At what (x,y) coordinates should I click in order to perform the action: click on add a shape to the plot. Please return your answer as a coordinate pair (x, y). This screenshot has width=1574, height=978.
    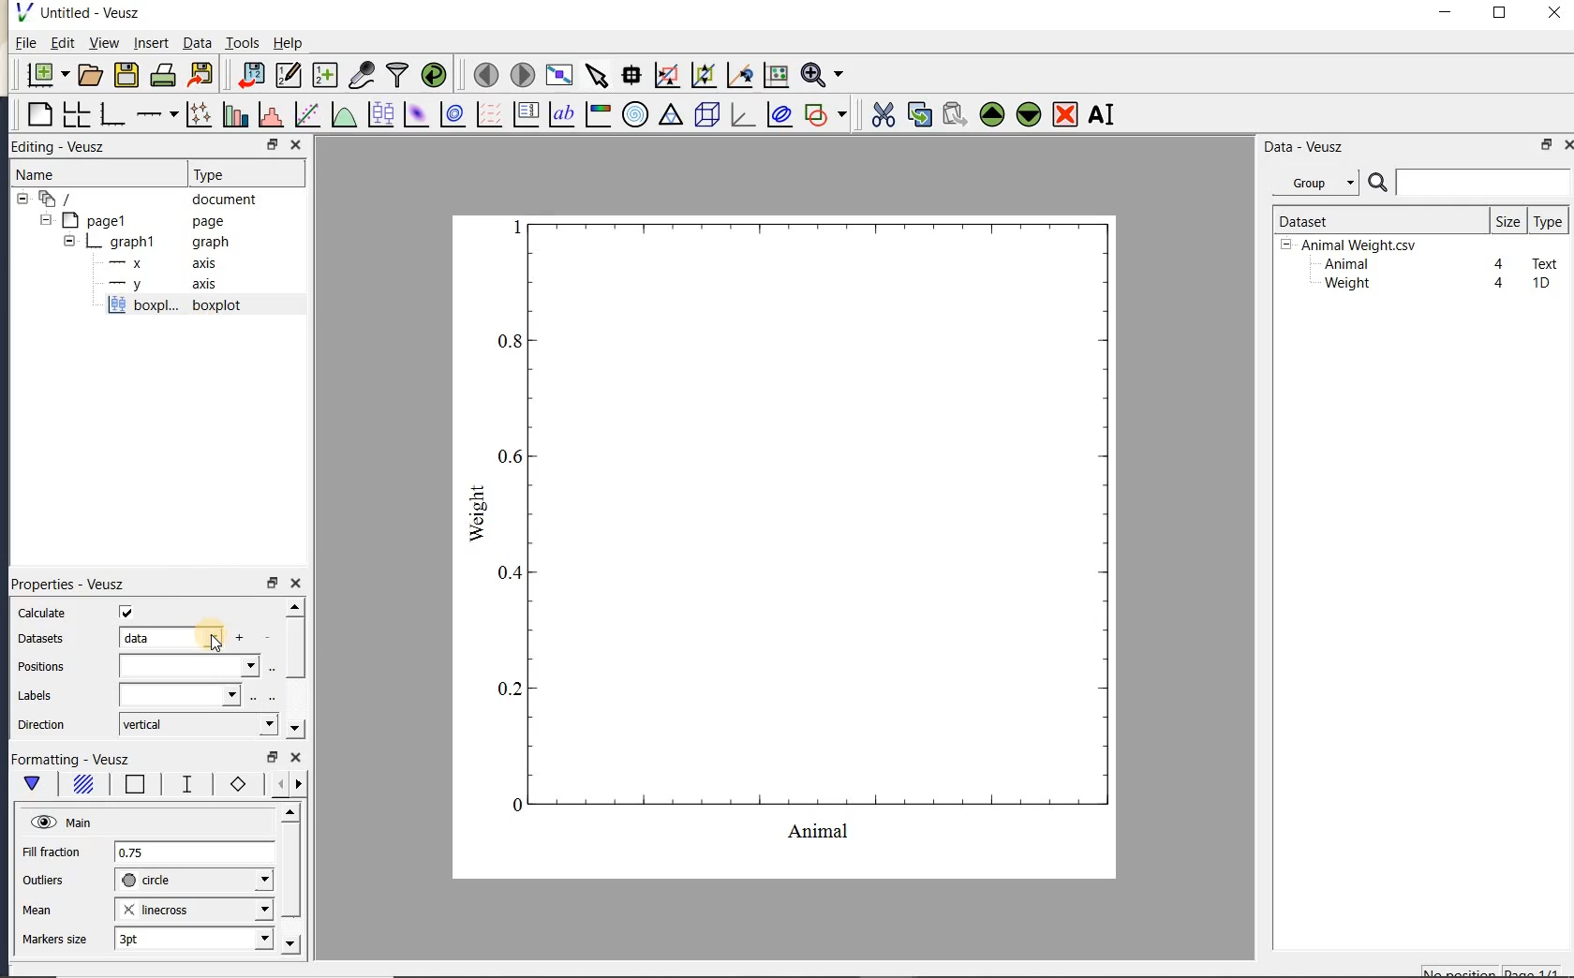
    Looking at the image, I should click on (824, 114).